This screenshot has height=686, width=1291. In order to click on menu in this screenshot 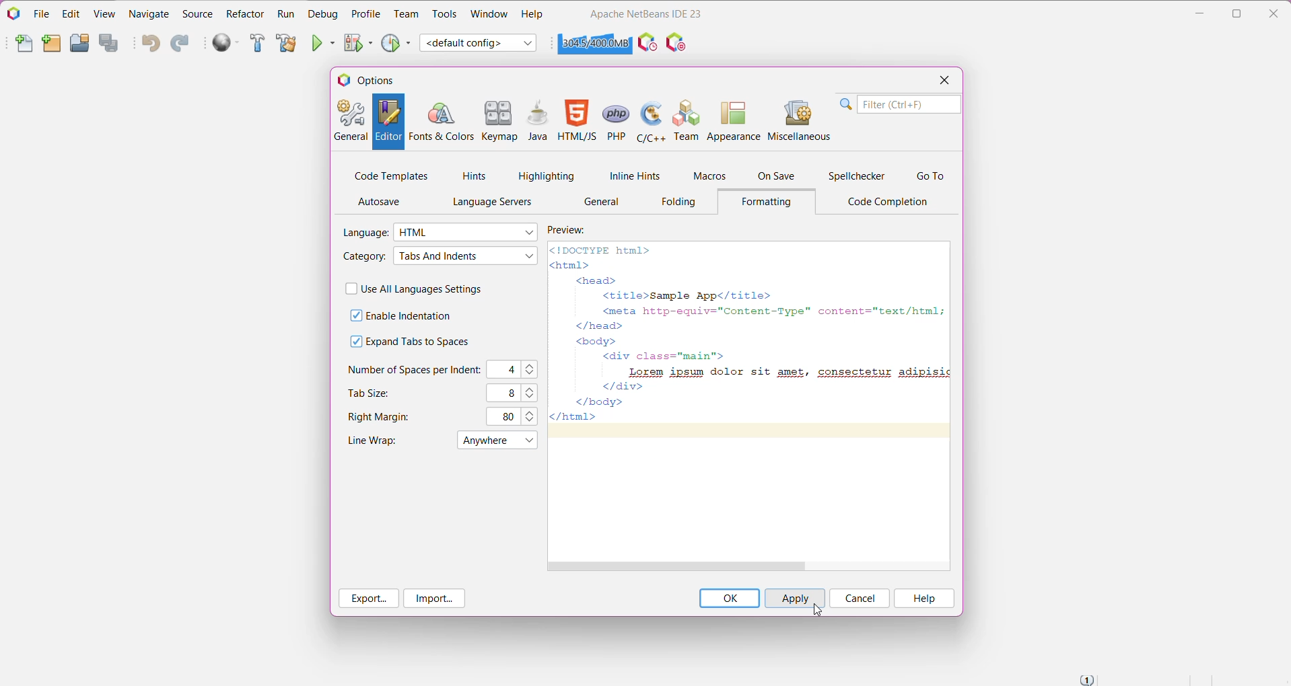, I will do `click(484, 441)`.